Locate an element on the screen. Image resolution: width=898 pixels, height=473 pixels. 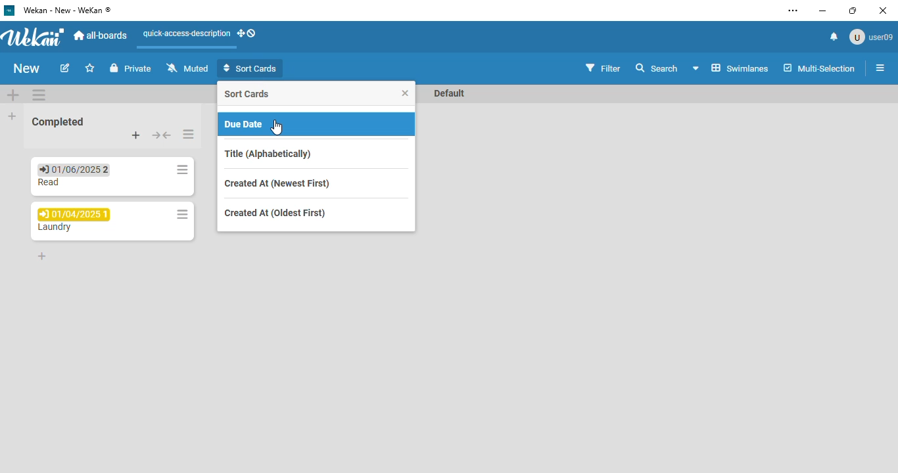
board view is located at coordinates (732, 68).